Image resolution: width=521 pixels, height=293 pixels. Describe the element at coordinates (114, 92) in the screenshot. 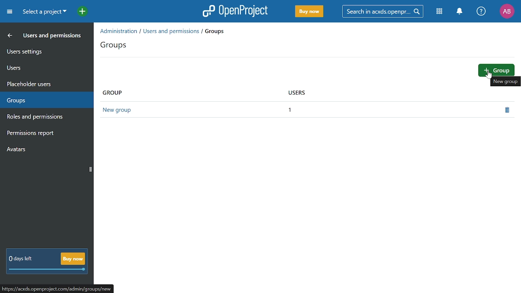

I see `group` at that location.